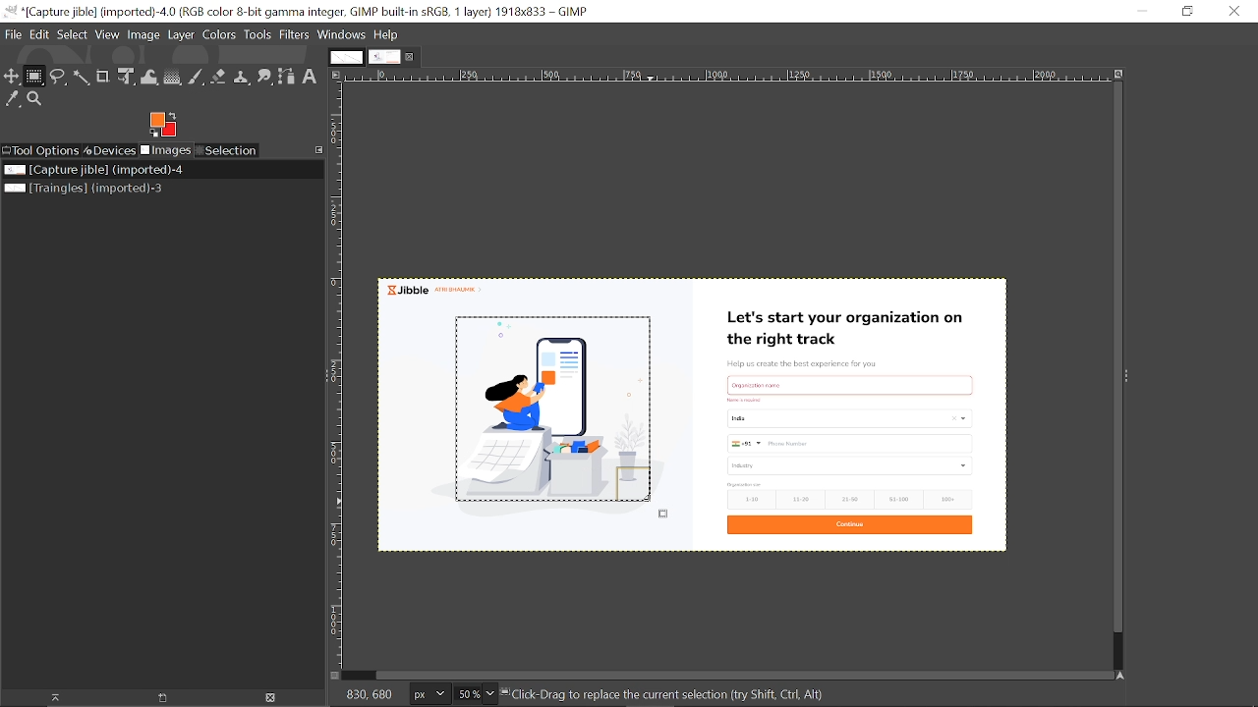  What do you see at coordinates (81, 78) in the screenshot?
I see `Fuzzy select tool` at bounding box center [81, 78].